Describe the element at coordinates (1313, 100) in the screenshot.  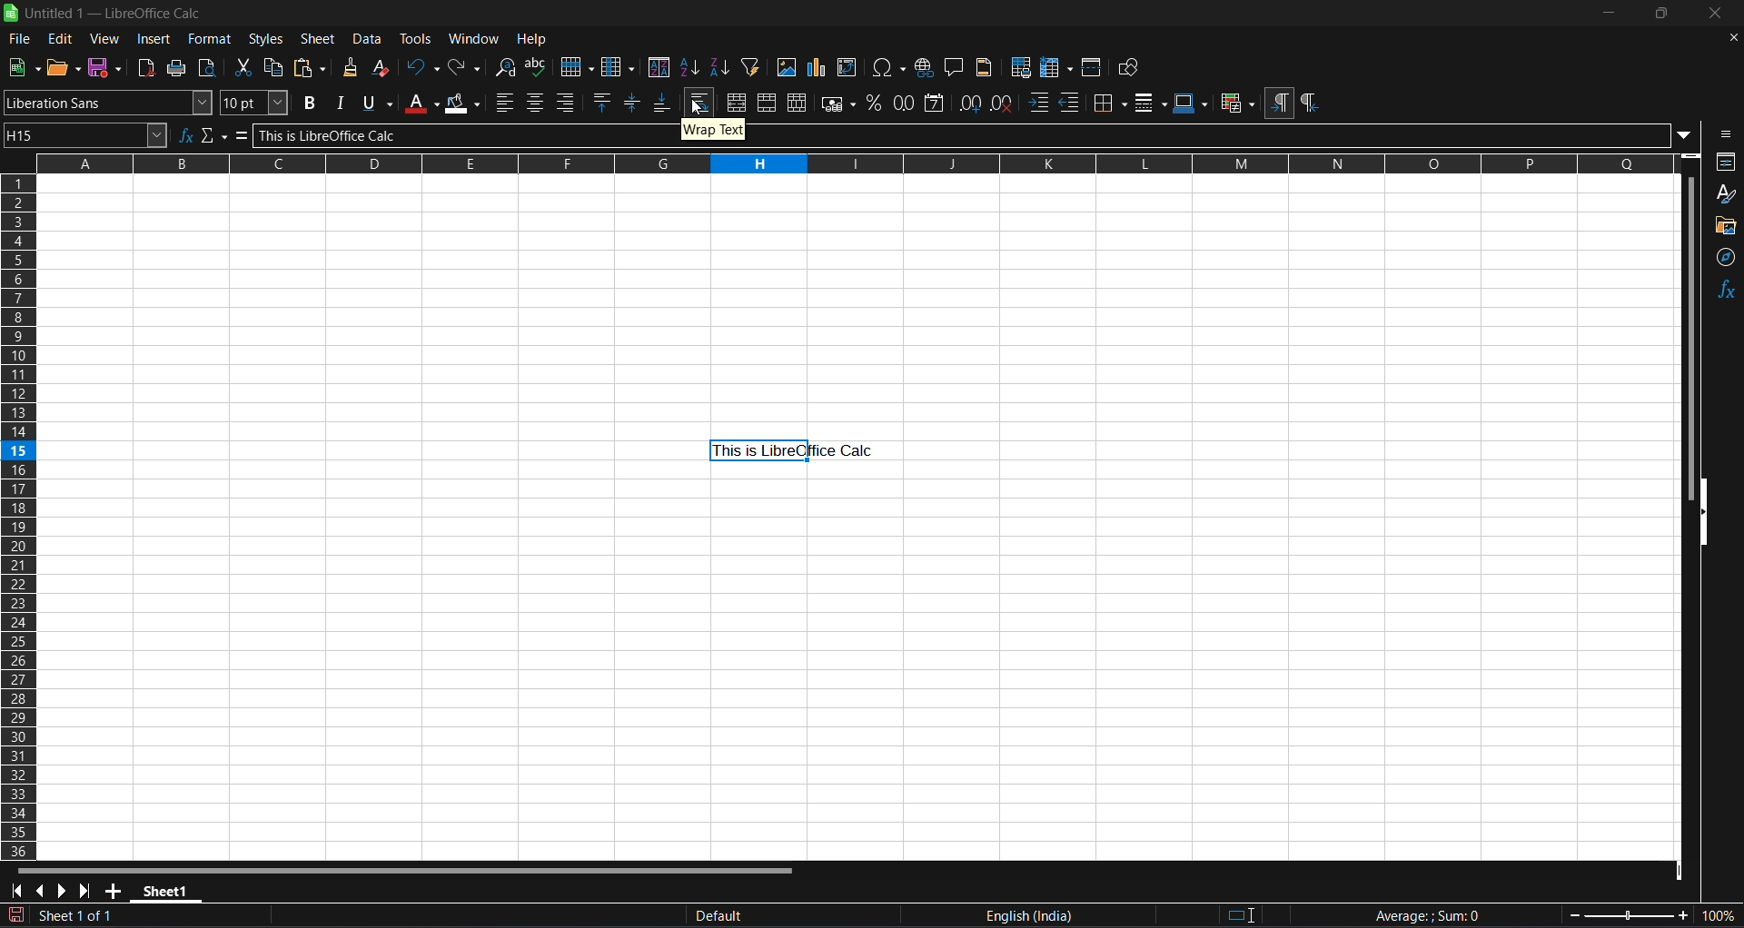
I see `right to left` at that location.